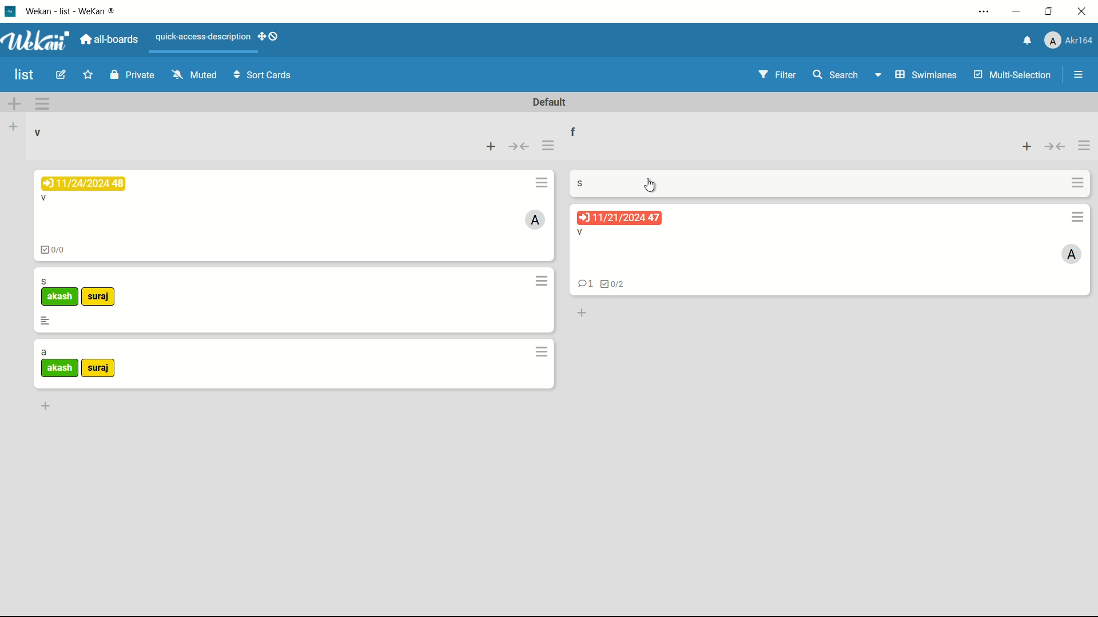  Describe the element at coordinates (11, 11) in the screenshot. I see `app icon` at that location.